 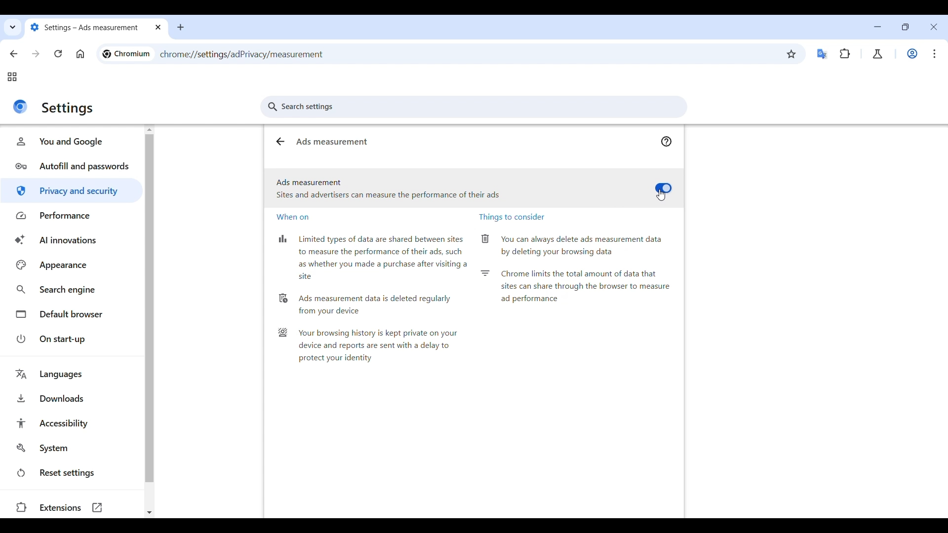 What do you see at coordinates (71, 472) in the screenshot?
I see `Reset settings` at bounding box center [71, 472].